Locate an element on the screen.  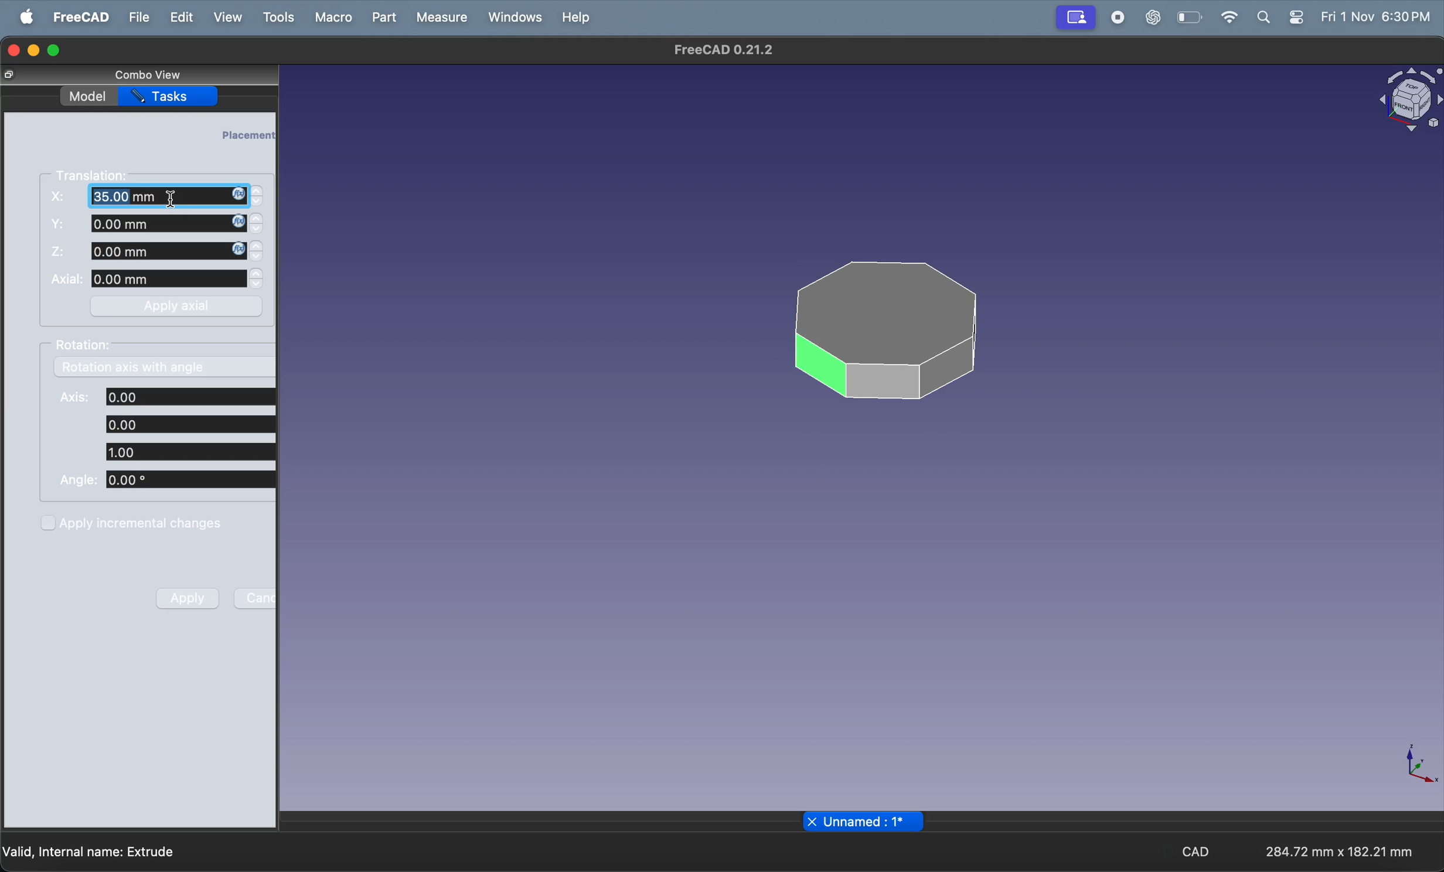
Angle: 0.00 ° is located at coordinates (165, 481).